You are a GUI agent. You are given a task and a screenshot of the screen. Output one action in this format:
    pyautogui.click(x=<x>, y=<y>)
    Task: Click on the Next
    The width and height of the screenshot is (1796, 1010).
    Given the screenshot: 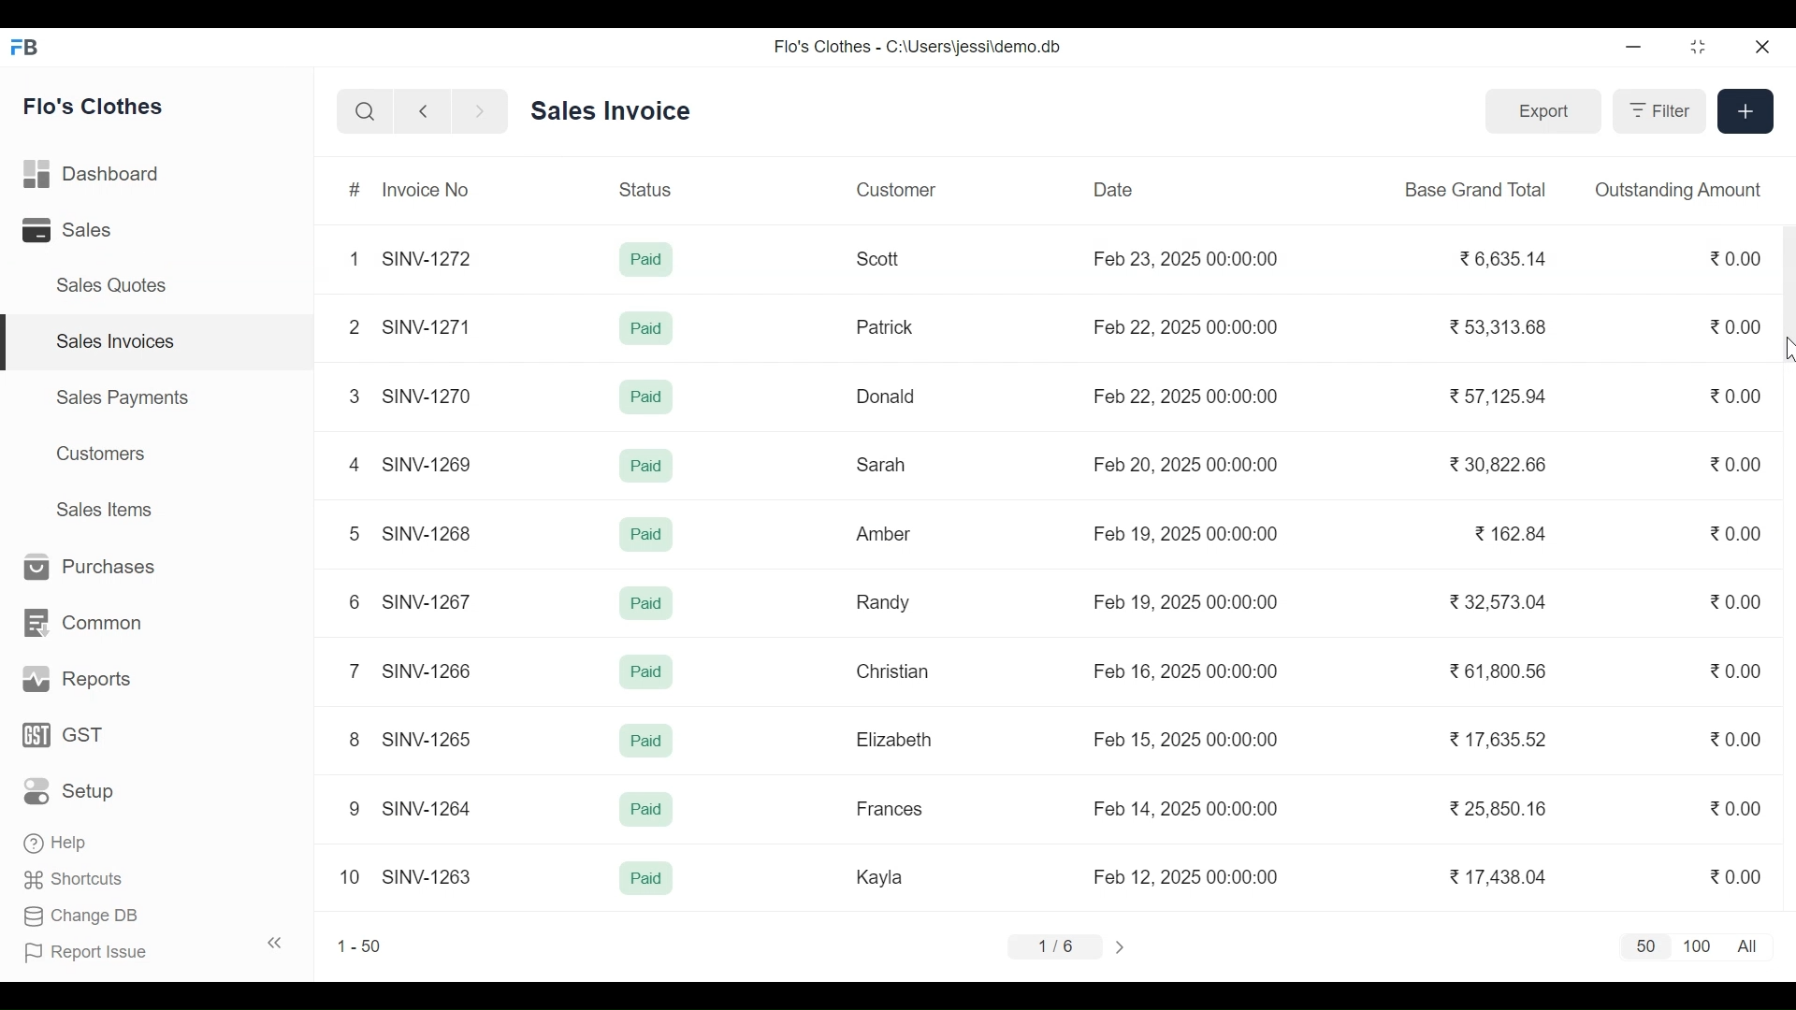 What is the action you would take?
    pyautogui.click(x=1123, y=946)
    